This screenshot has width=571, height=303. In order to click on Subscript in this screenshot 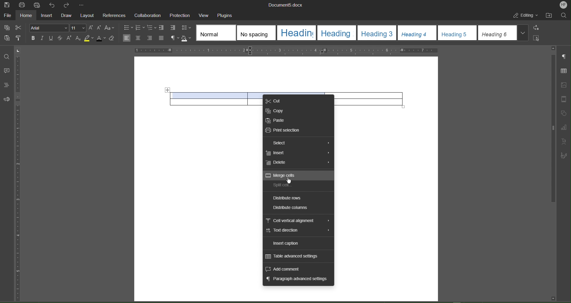, I will do `click(79, 38)`.